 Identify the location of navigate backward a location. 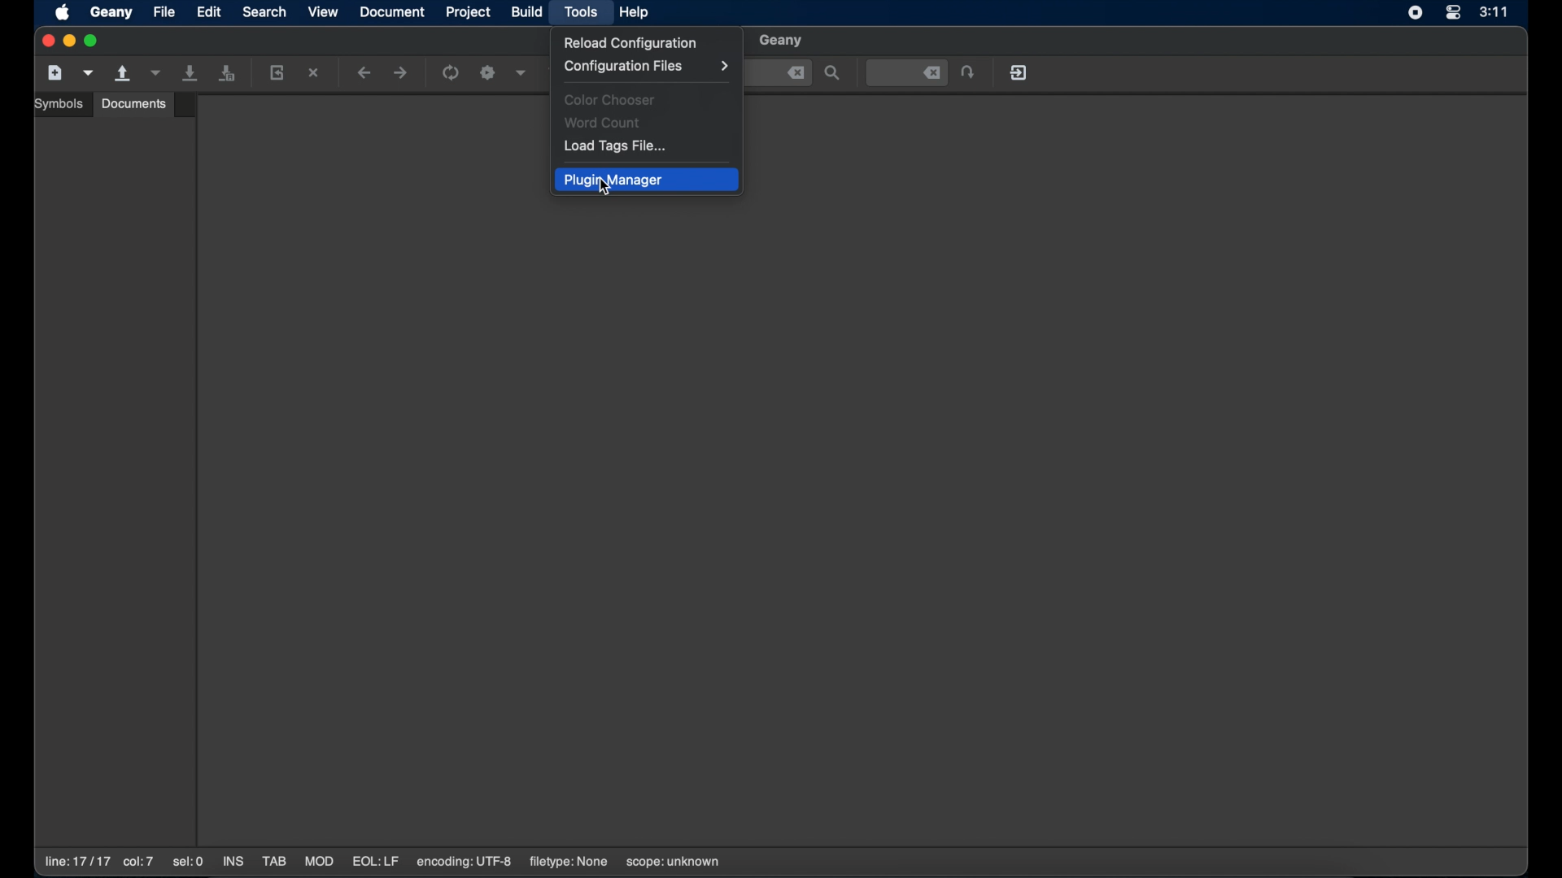
(364, 74).